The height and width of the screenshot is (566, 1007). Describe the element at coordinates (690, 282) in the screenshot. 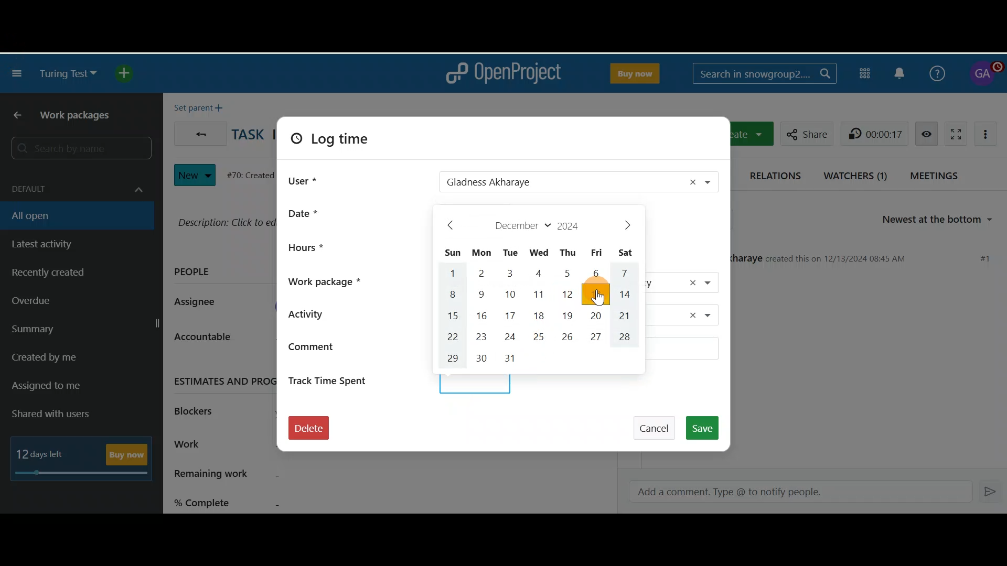

I see `Remove` at that location.